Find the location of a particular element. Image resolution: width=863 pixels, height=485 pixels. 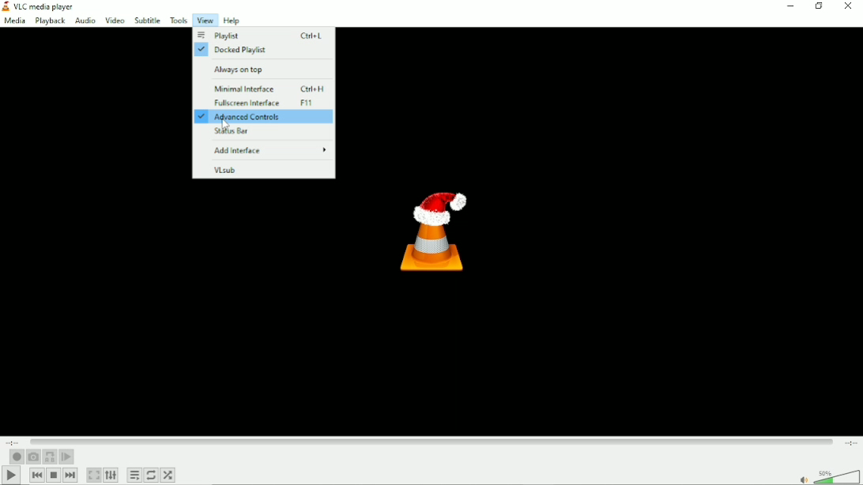

Status bar is located at coordinates (232, 132).